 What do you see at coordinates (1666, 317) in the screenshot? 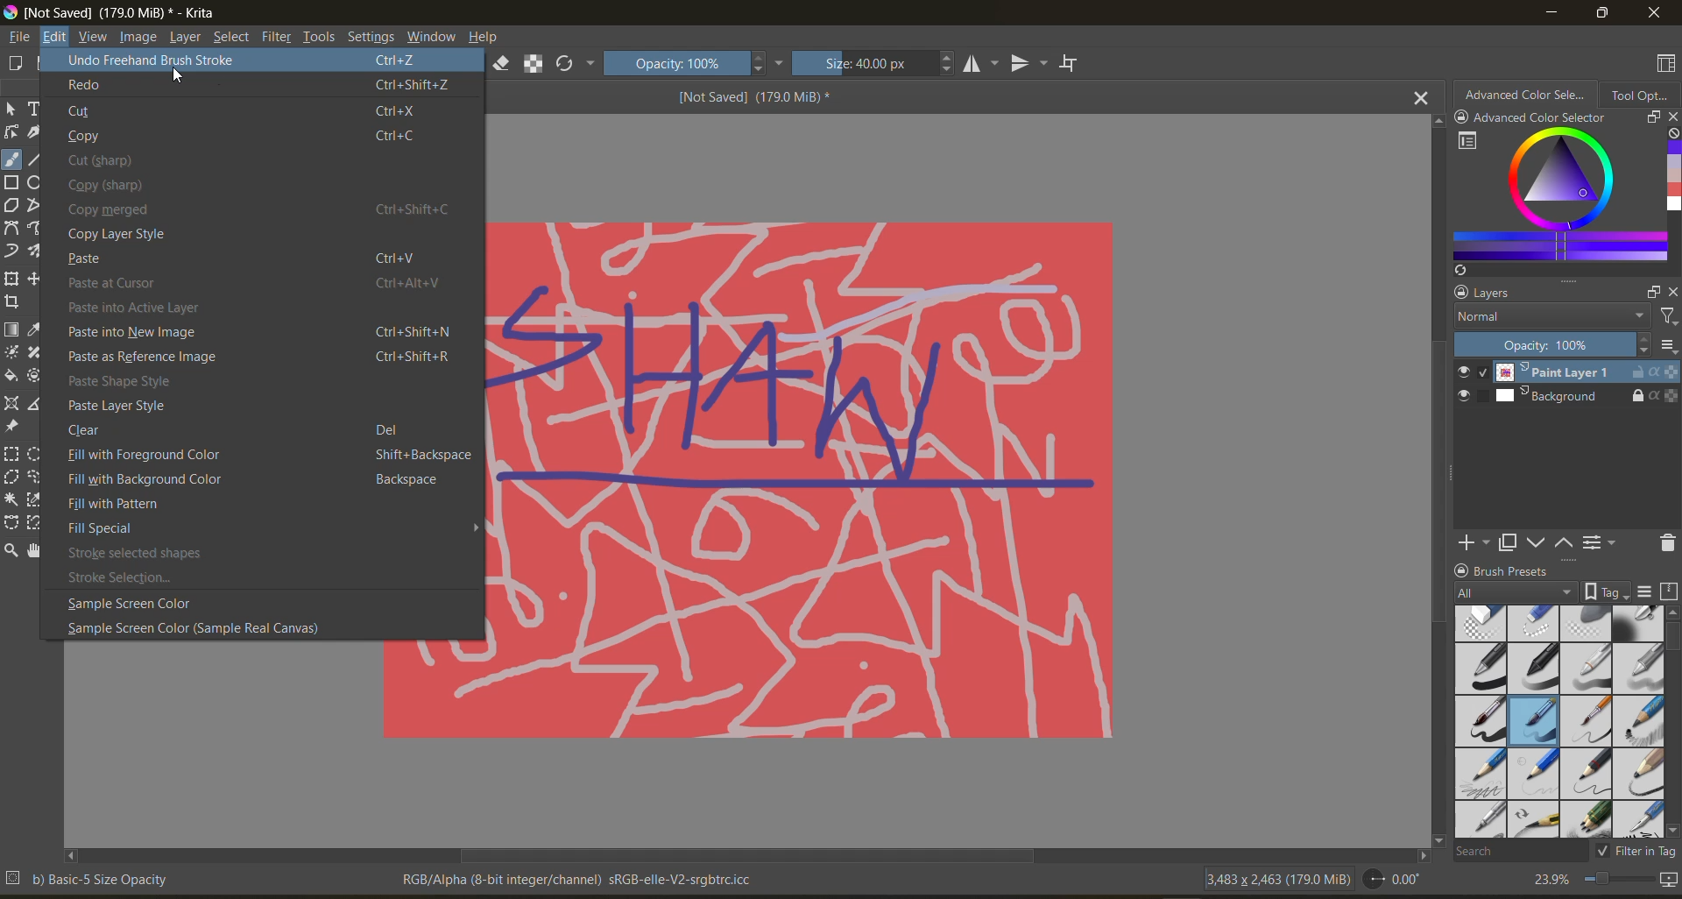
I see `filters` at bounding box center [1666, 317].